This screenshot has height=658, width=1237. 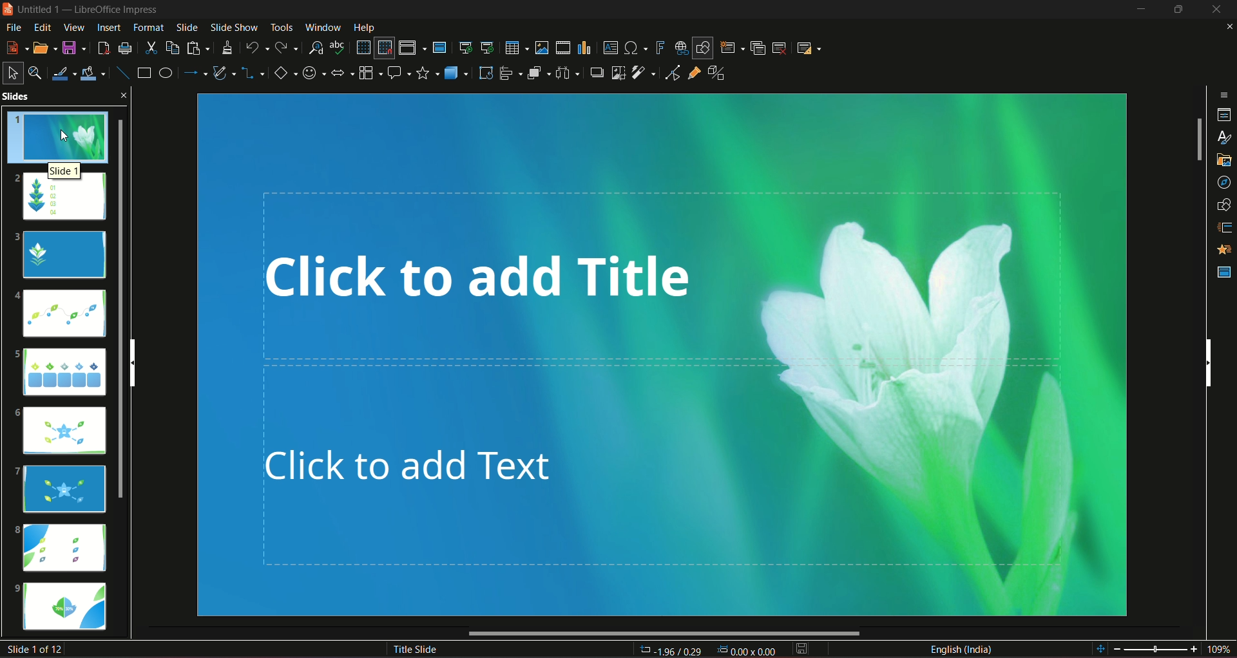 What do you see at coordinates (1138, 10) in the screenshot?
I see `minimize` at bounding box center [1138, 10].